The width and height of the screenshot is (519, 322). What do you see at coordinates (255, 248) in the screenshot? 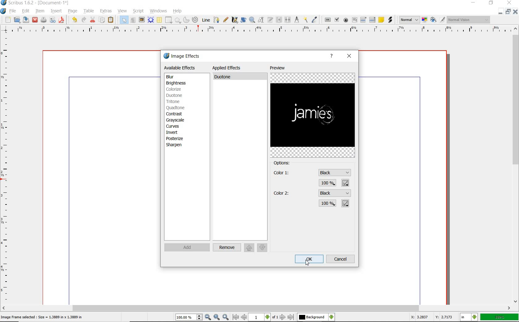
I see `move up/down` at bounding box center [255, 248].